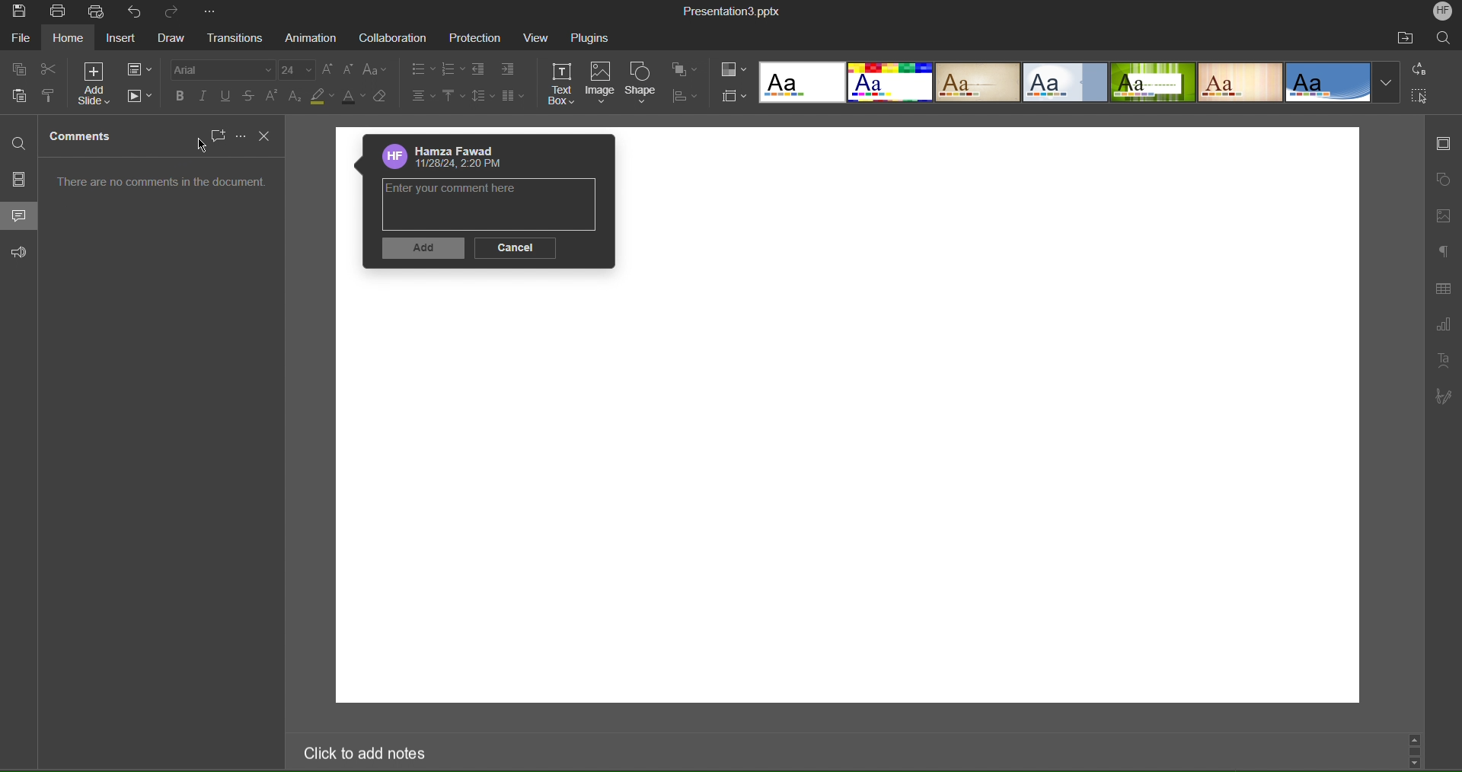  I want to click on Erase Style, so click(381, 97).